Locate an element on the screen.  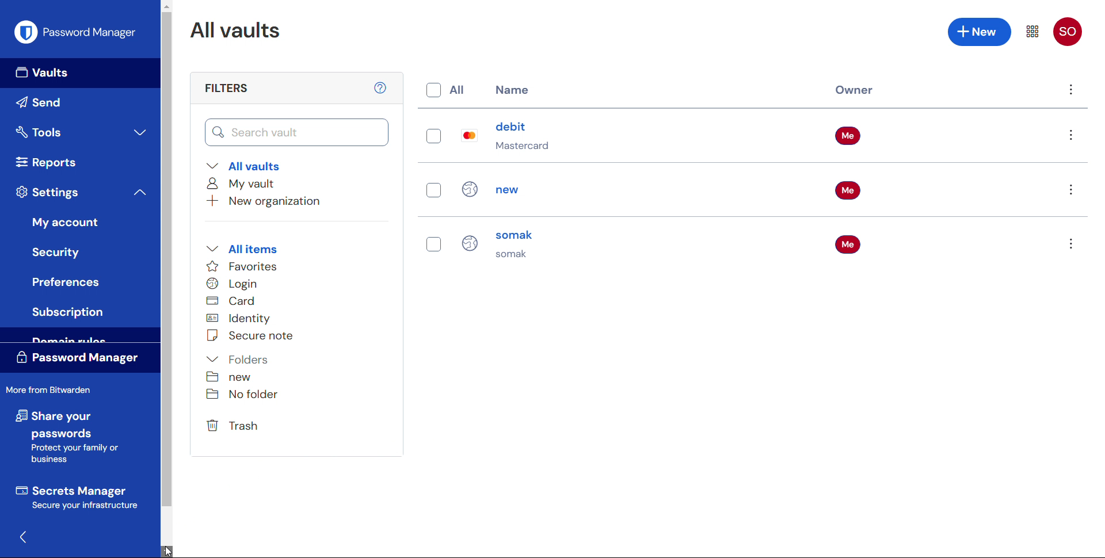
Options  is located at coordinates (1072, 89).